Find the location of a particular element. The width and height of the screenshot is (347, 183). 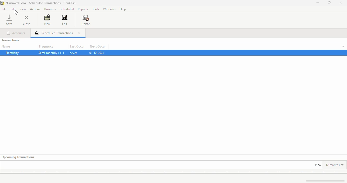

01-12-2024 is located at coordinates (96, 53).